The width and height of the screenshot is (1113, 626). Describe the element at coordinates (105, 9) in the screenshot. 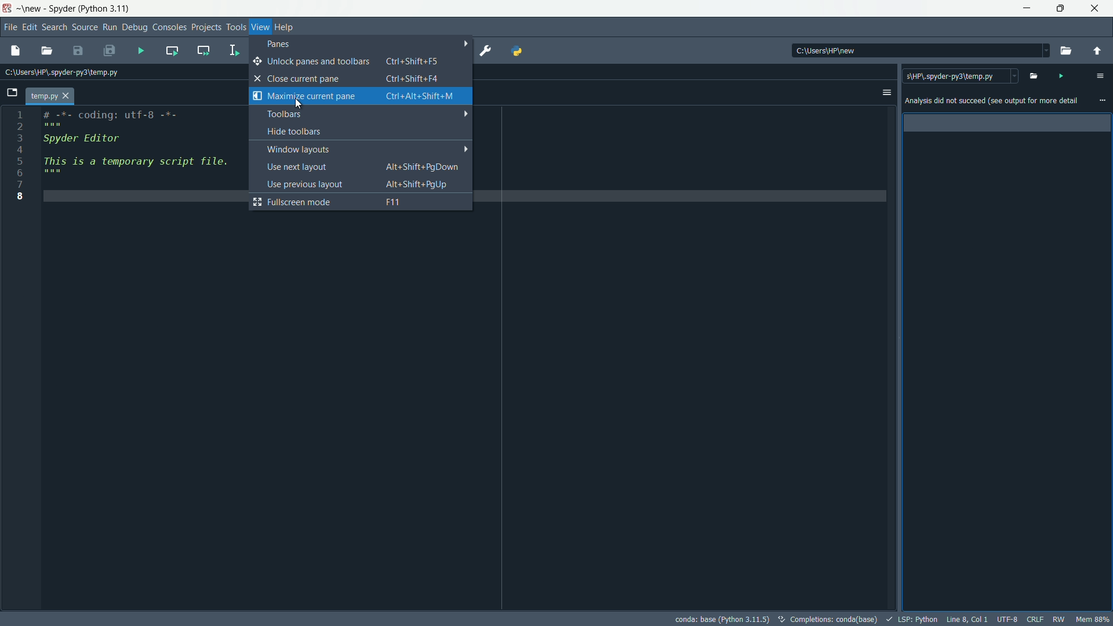

I see `python 3.11` at that location.